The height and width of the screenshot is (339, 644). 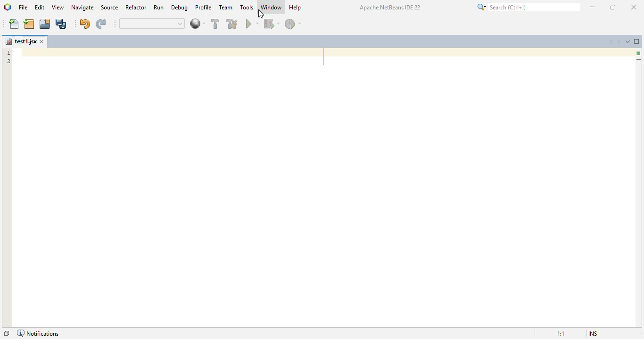 What do you see at coordinates (527, 7) in the screenshot?
I see `search (ctrl+l)` at bounding box center [527, 7].